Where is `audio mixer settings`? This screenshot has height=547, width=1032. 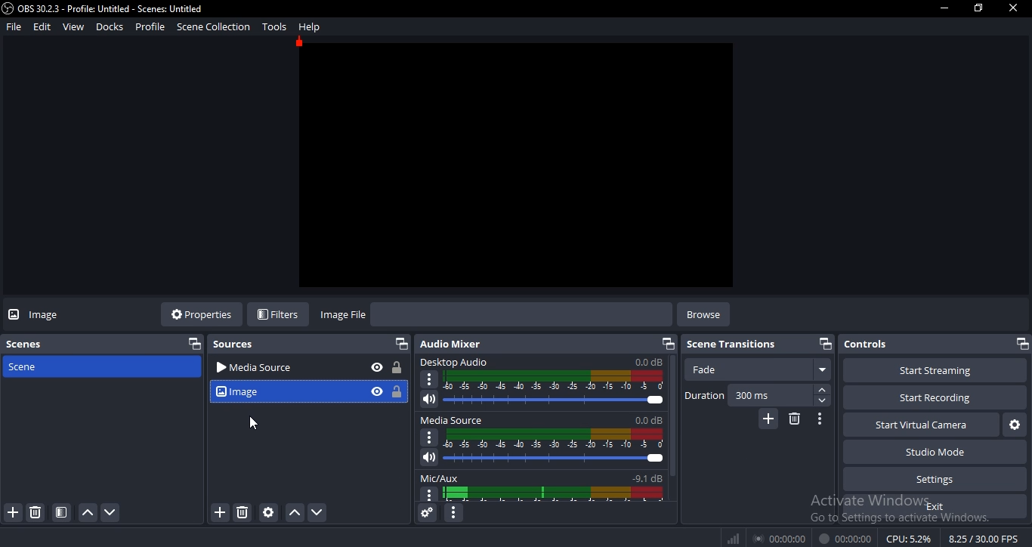 audio mixer settings is located at coordinates (427, 513).